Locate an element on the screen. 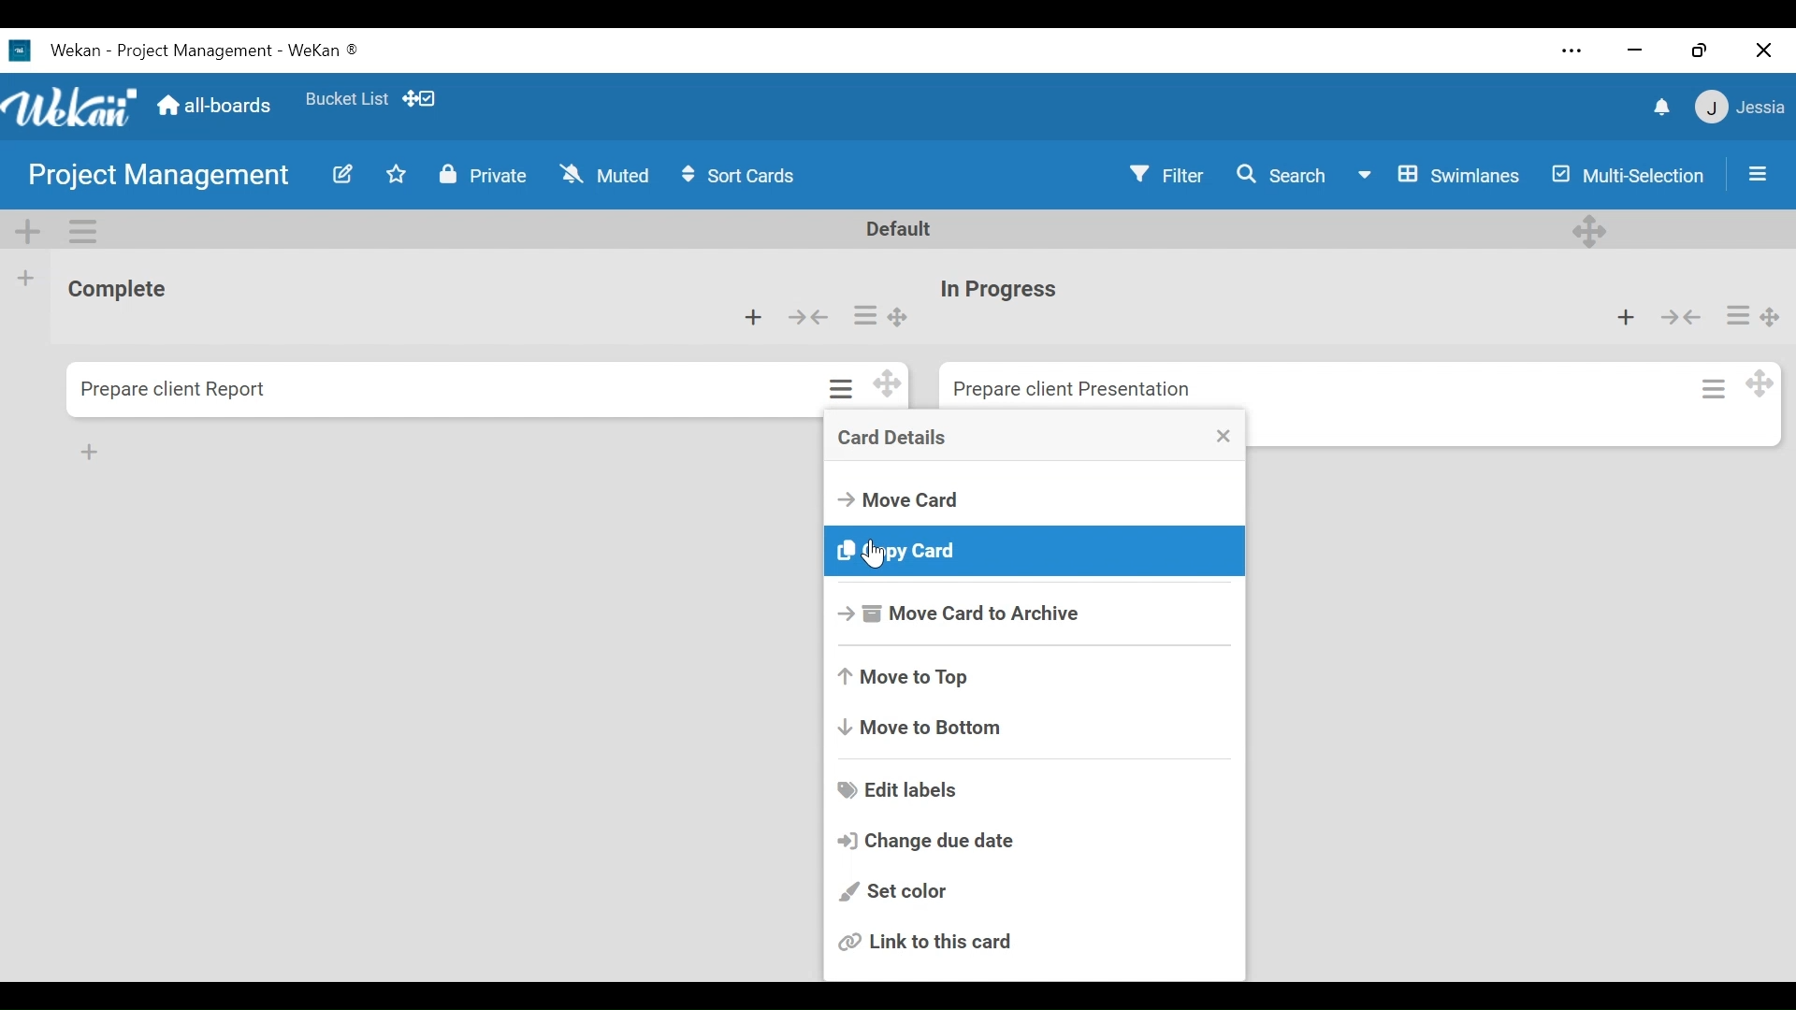  List Title is located at coordinates (125, 291).